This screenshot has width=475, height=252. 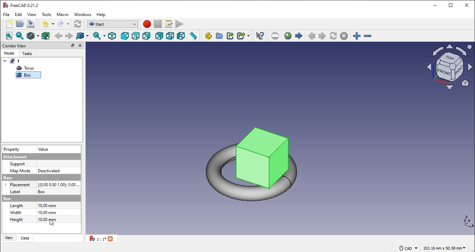 What do you see at coordinates (53, 222) in the screenshot?
I see `navigation` at bounding box center [53, 222].